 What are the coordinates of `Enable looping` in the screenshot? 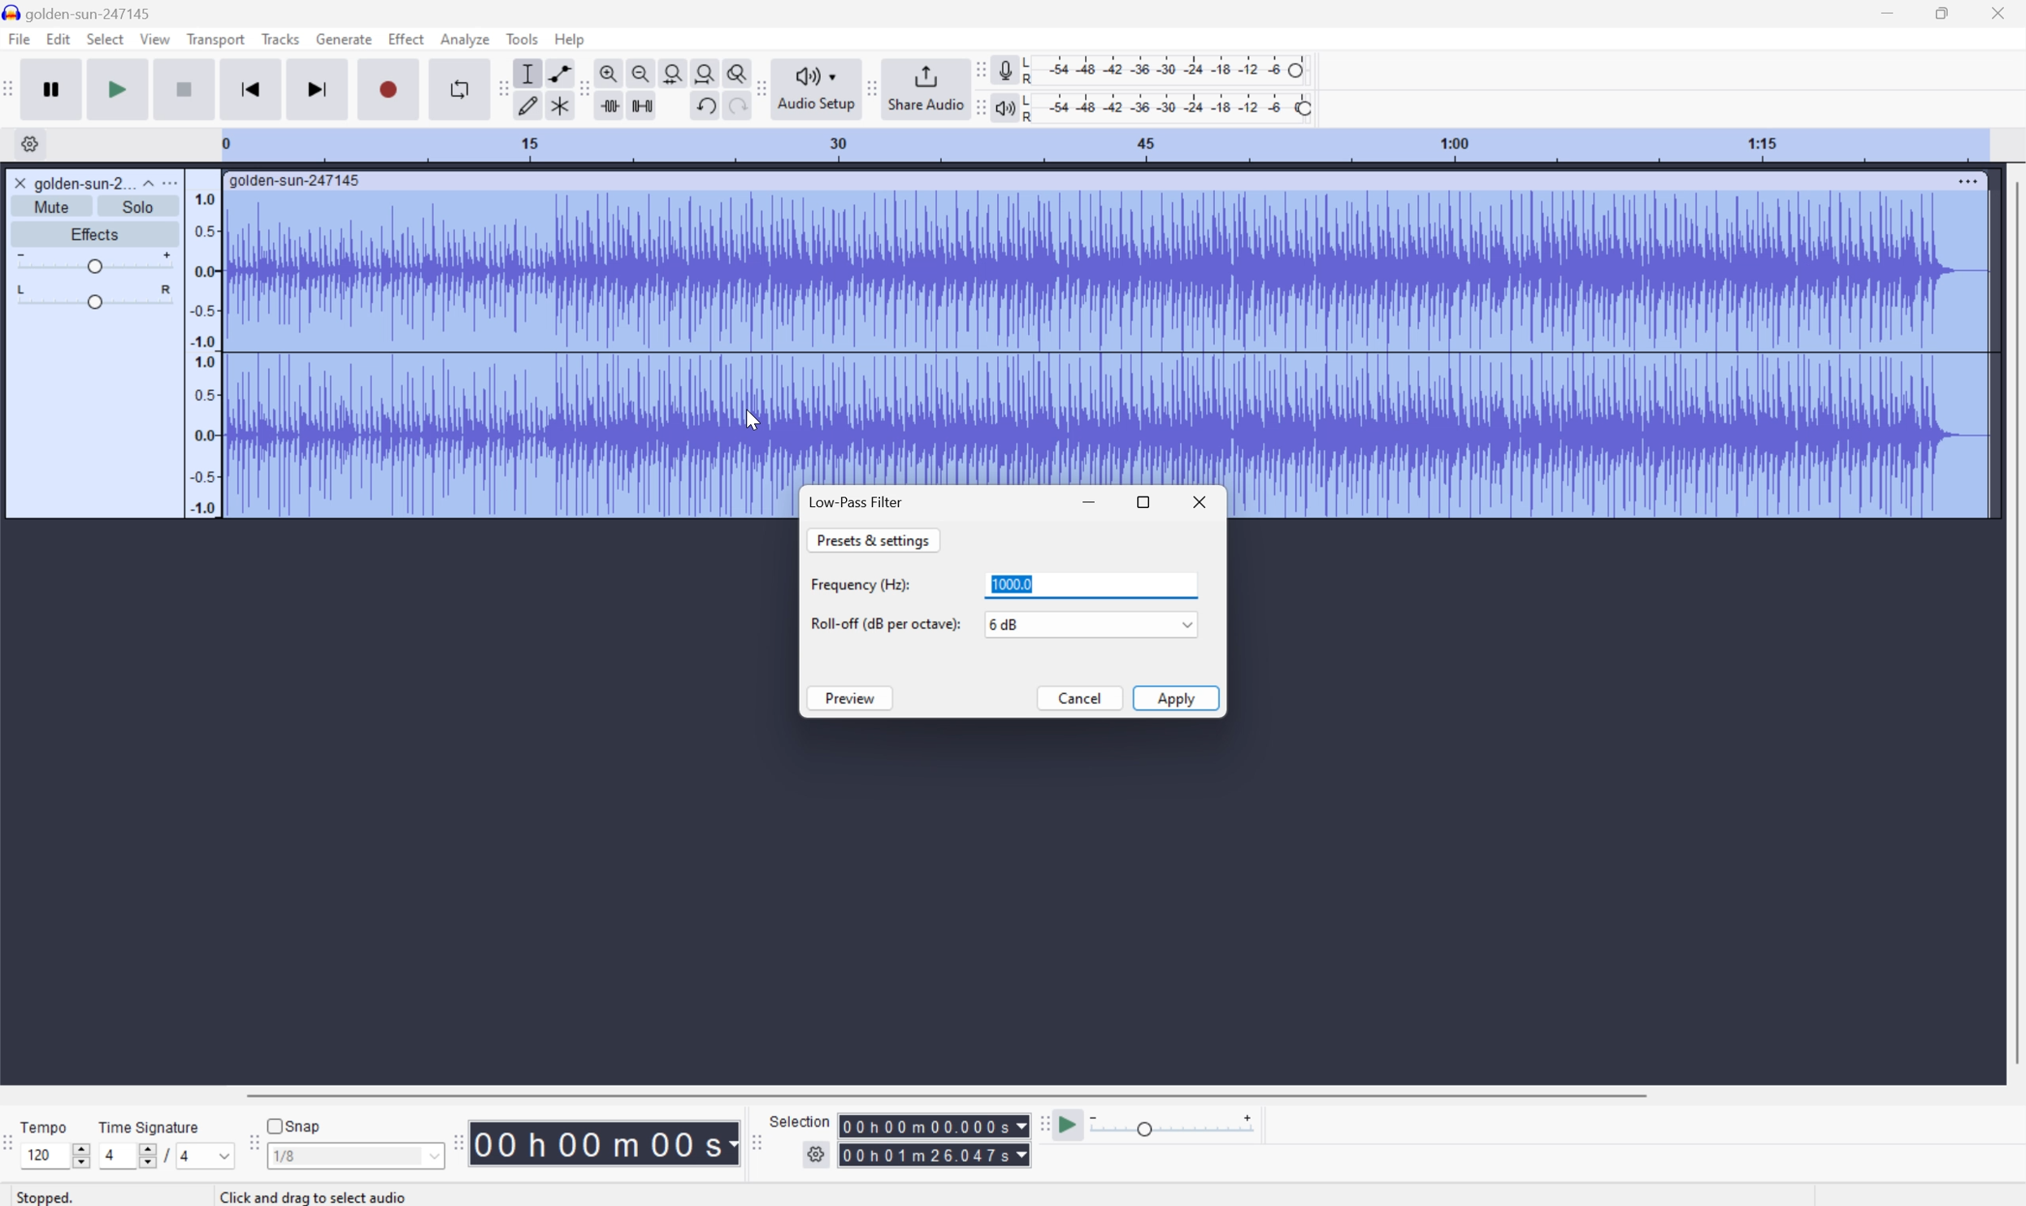 It's located at (458, 89).